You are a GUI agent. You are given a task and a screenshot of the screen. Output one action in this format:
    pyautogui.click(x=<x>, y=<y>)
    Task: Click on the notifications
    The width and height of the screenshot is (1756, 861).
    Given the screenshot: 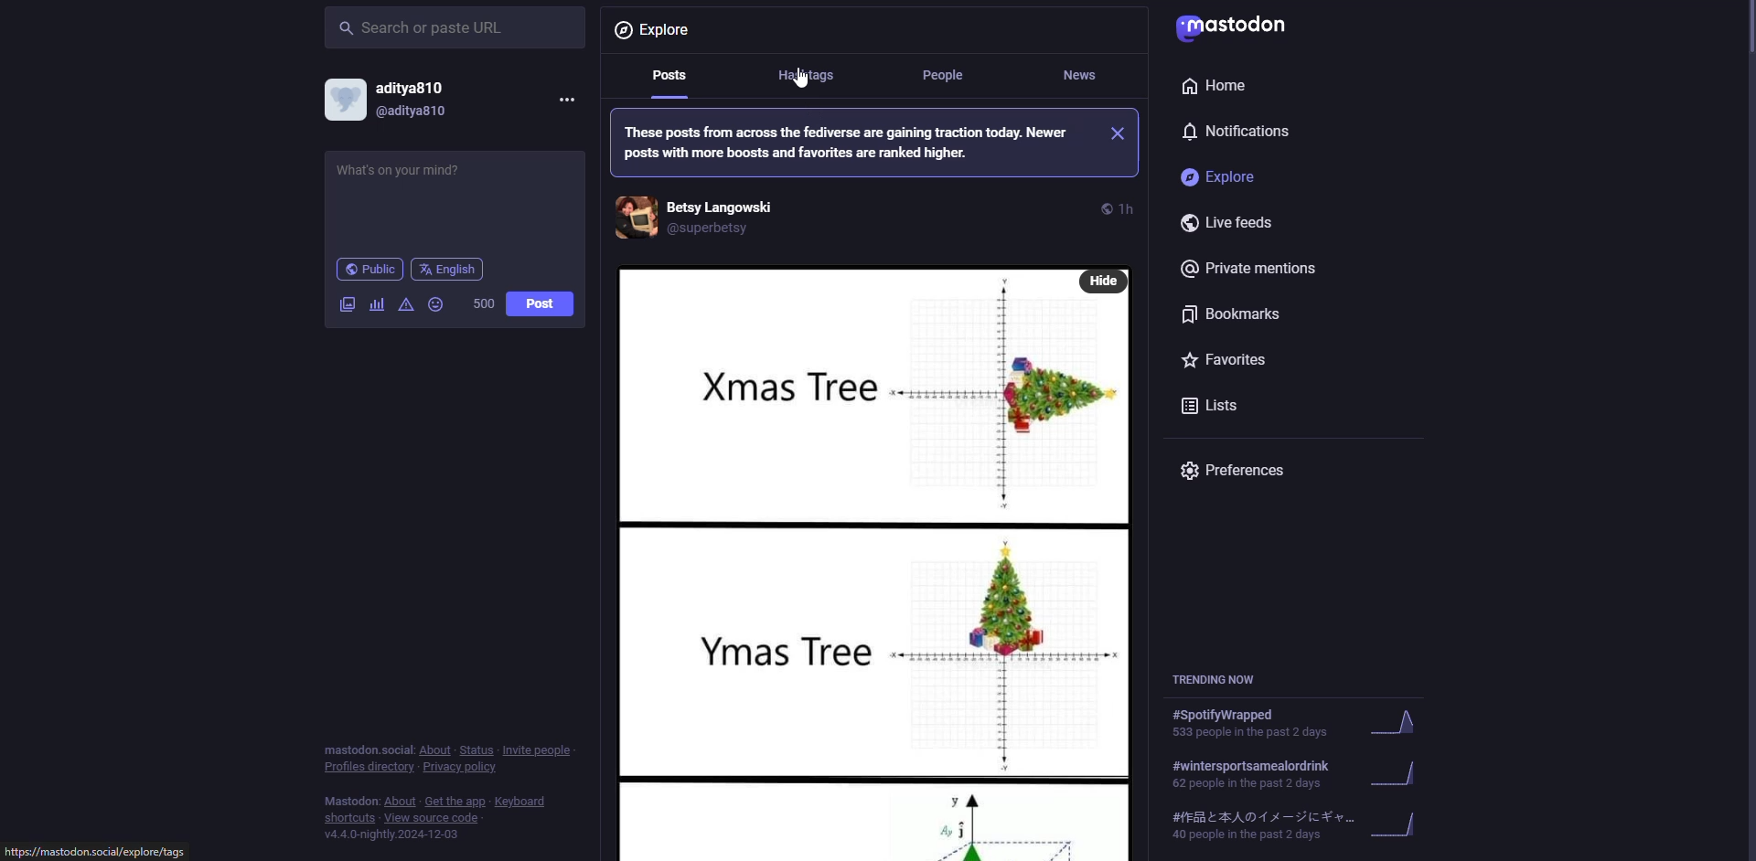 What is the action you would take?
    pyautogui.click(x=1245, y=132)
    